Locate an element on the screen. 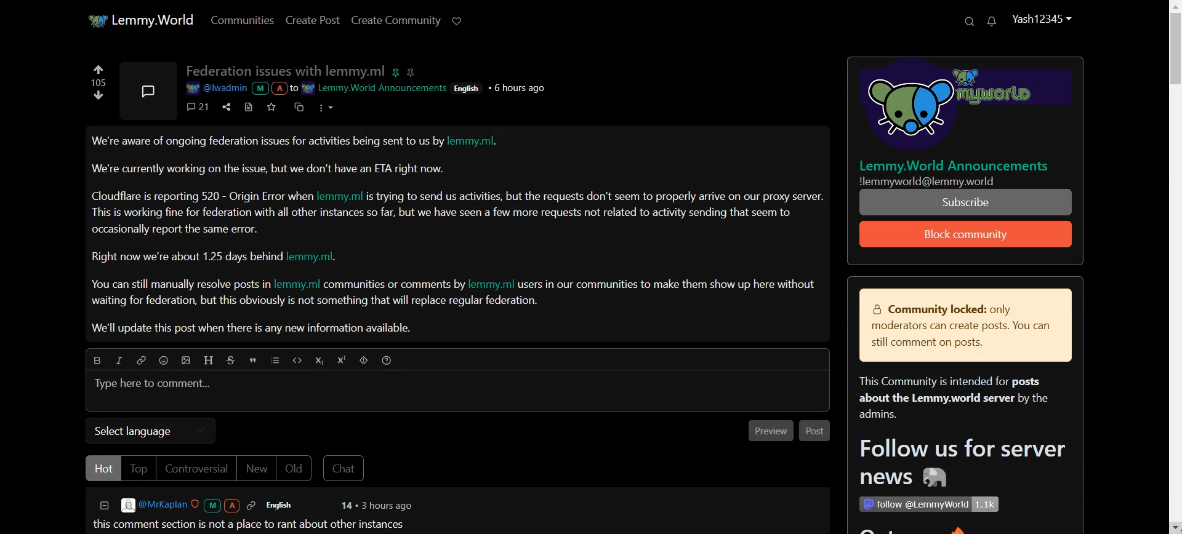  English + 6 hours ago is located at coordinates (501, 89).